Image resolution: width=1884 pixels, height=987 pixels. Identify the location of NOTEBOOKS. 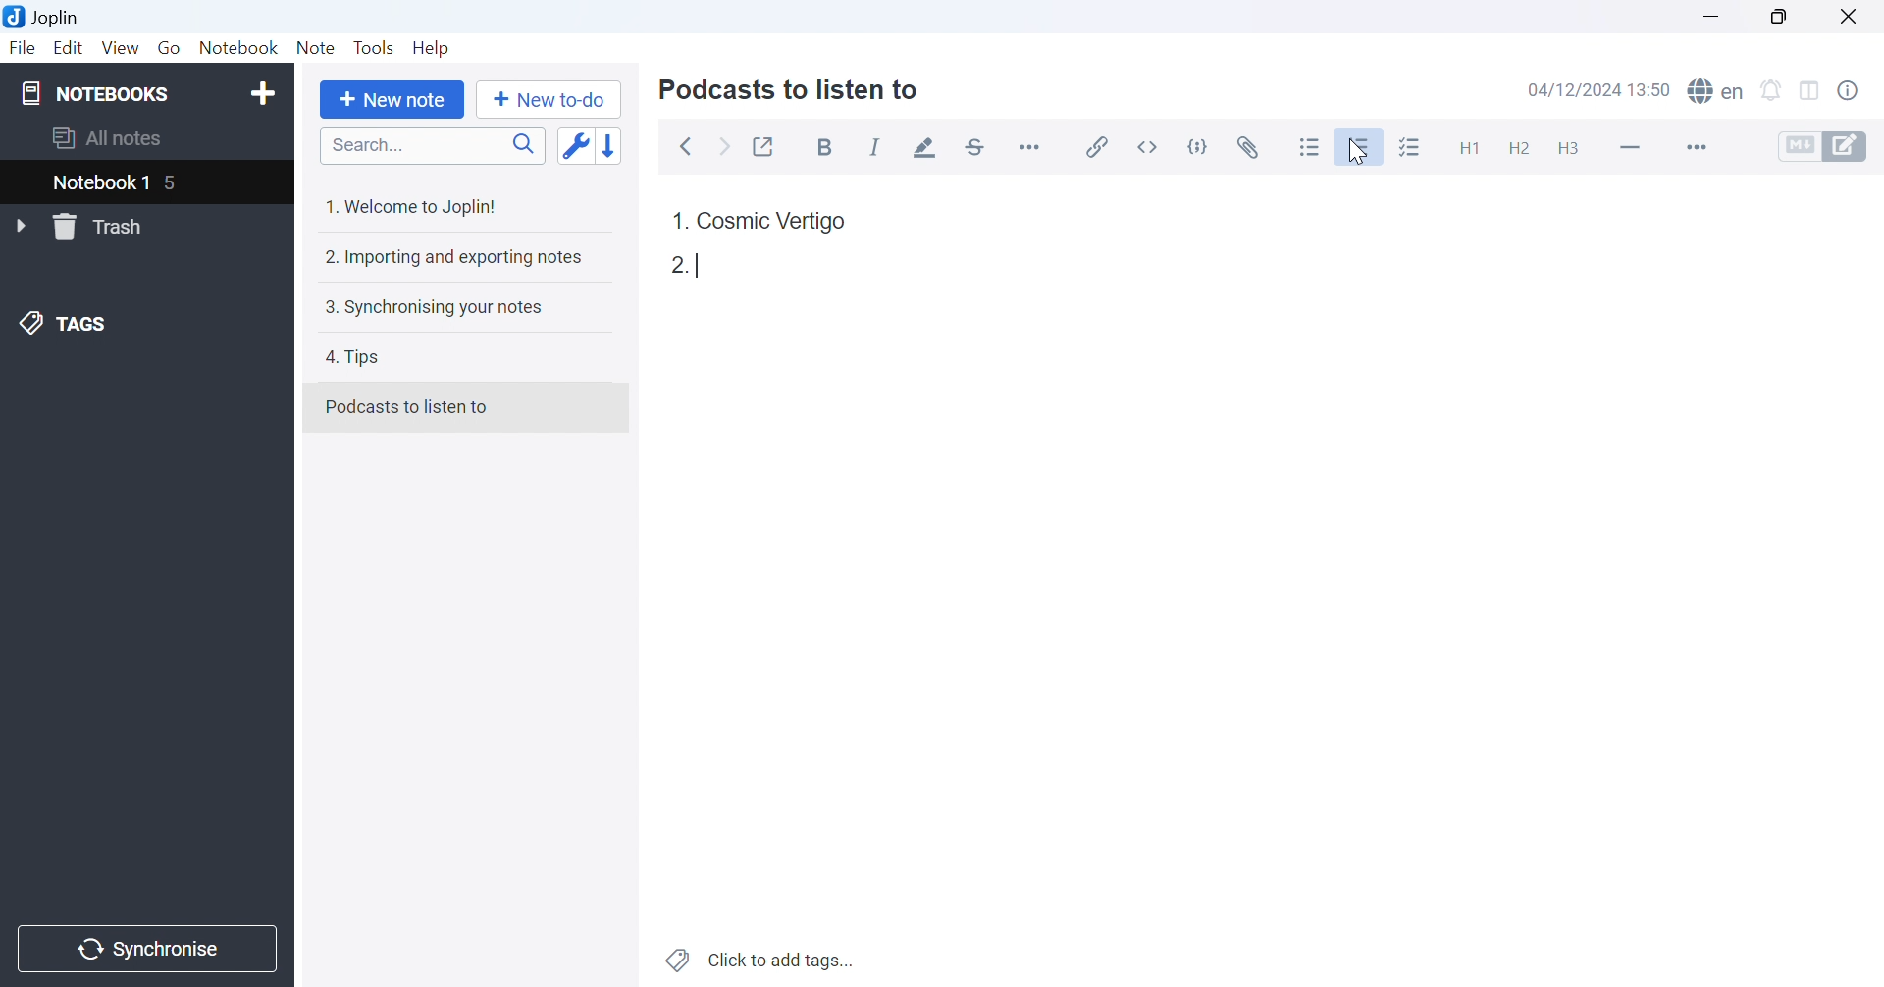
(95, 91).